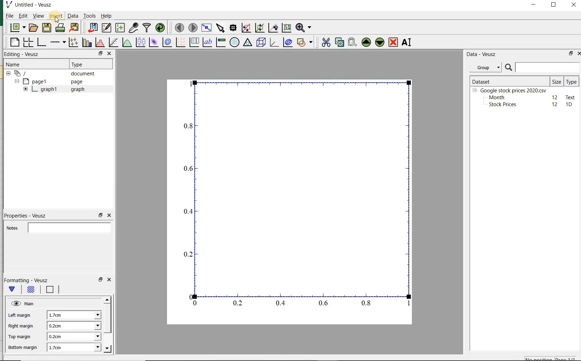 The image size is (581, 361). What do you see at coordinates (305, 43) in the screenshot?
I see `add a shape to the plot` at bounding box center [305, 43].